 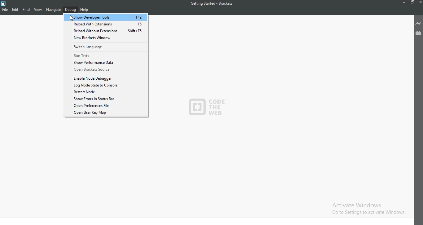 What do you see at coordinates (104, 31) in the screenshot?
I see `Reload Without Extensions` at bounding box center [104, 31].